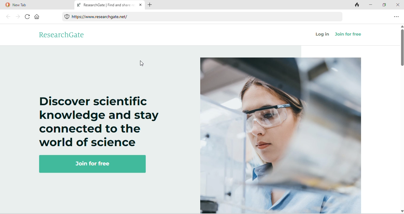 Image resolution: width=404 pixels, height=214 pixels. Describe the element at coordinates (40, 17) in the screenshot. I see `home` at that location.